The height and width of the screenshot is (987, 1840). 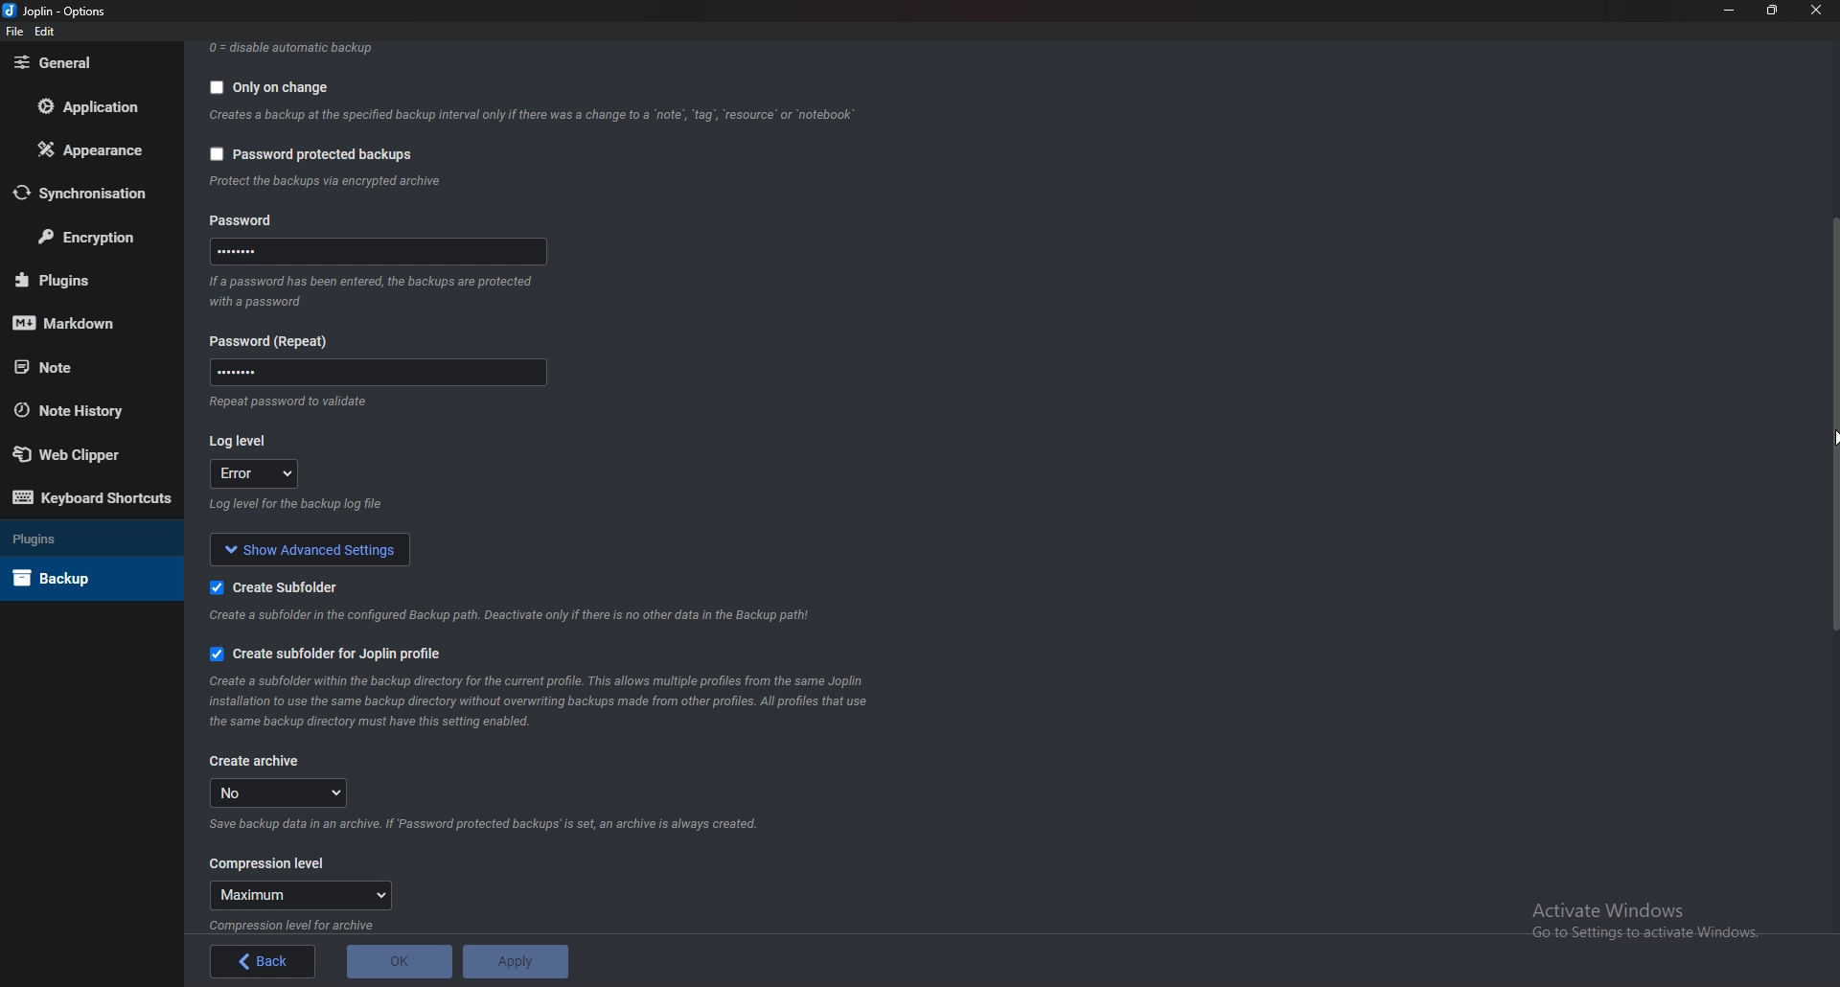 What do you see at coordinates (338, 181) in the screenshot?
I see `info` at bounding box center [338, 181].